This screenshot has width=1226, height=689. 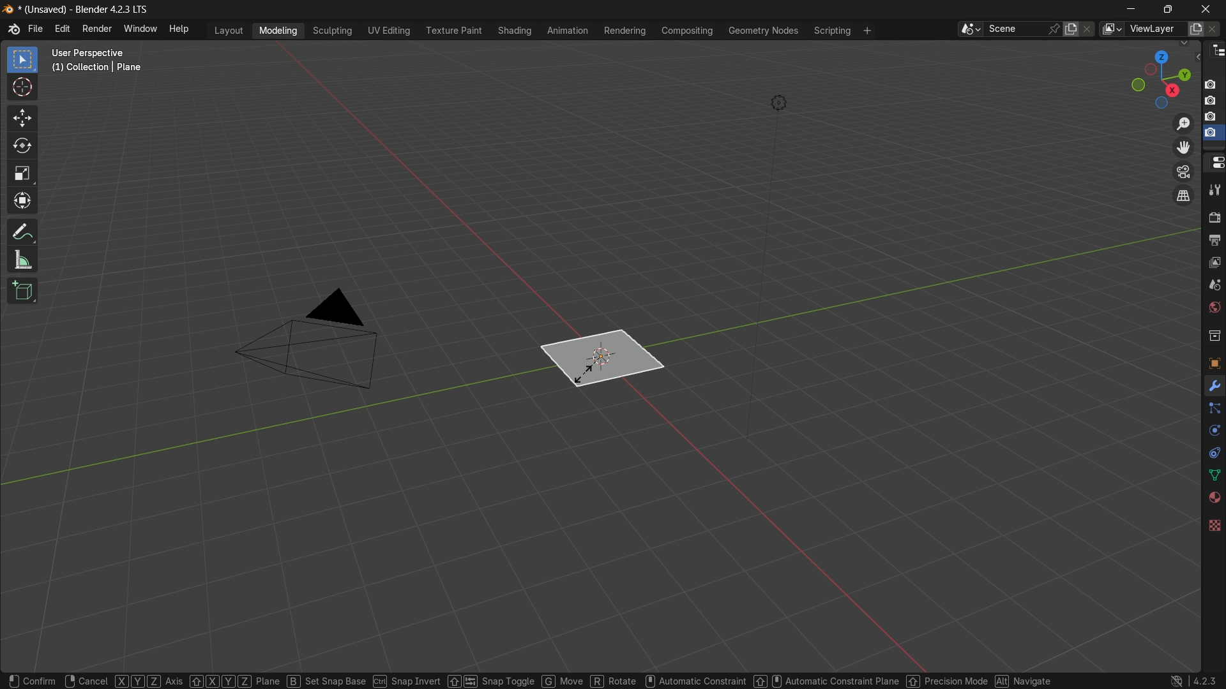 I want to click on texture paint, so click(x=454, y=31).